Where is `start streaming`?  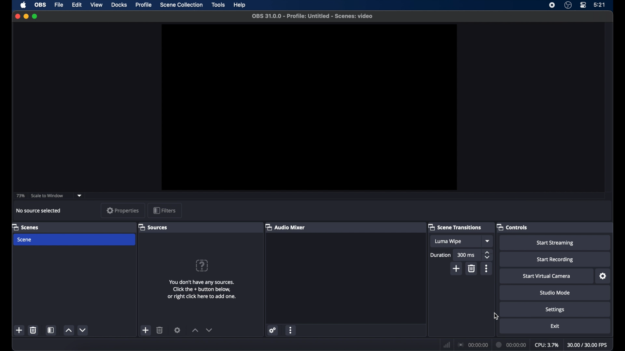 start streaming is located at coordinates (557, 243).